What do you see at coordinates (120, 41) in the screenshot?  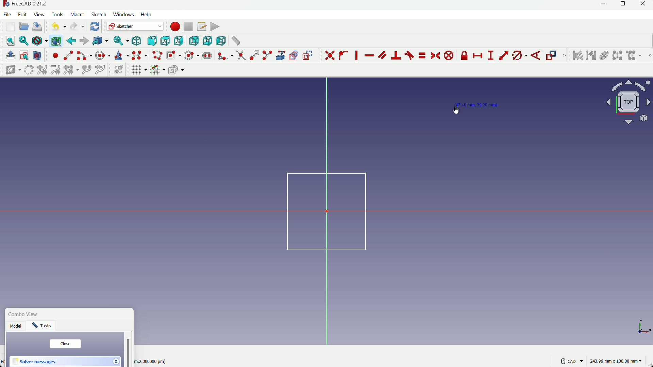 I see `sync view` at bounding box center [120, 41].